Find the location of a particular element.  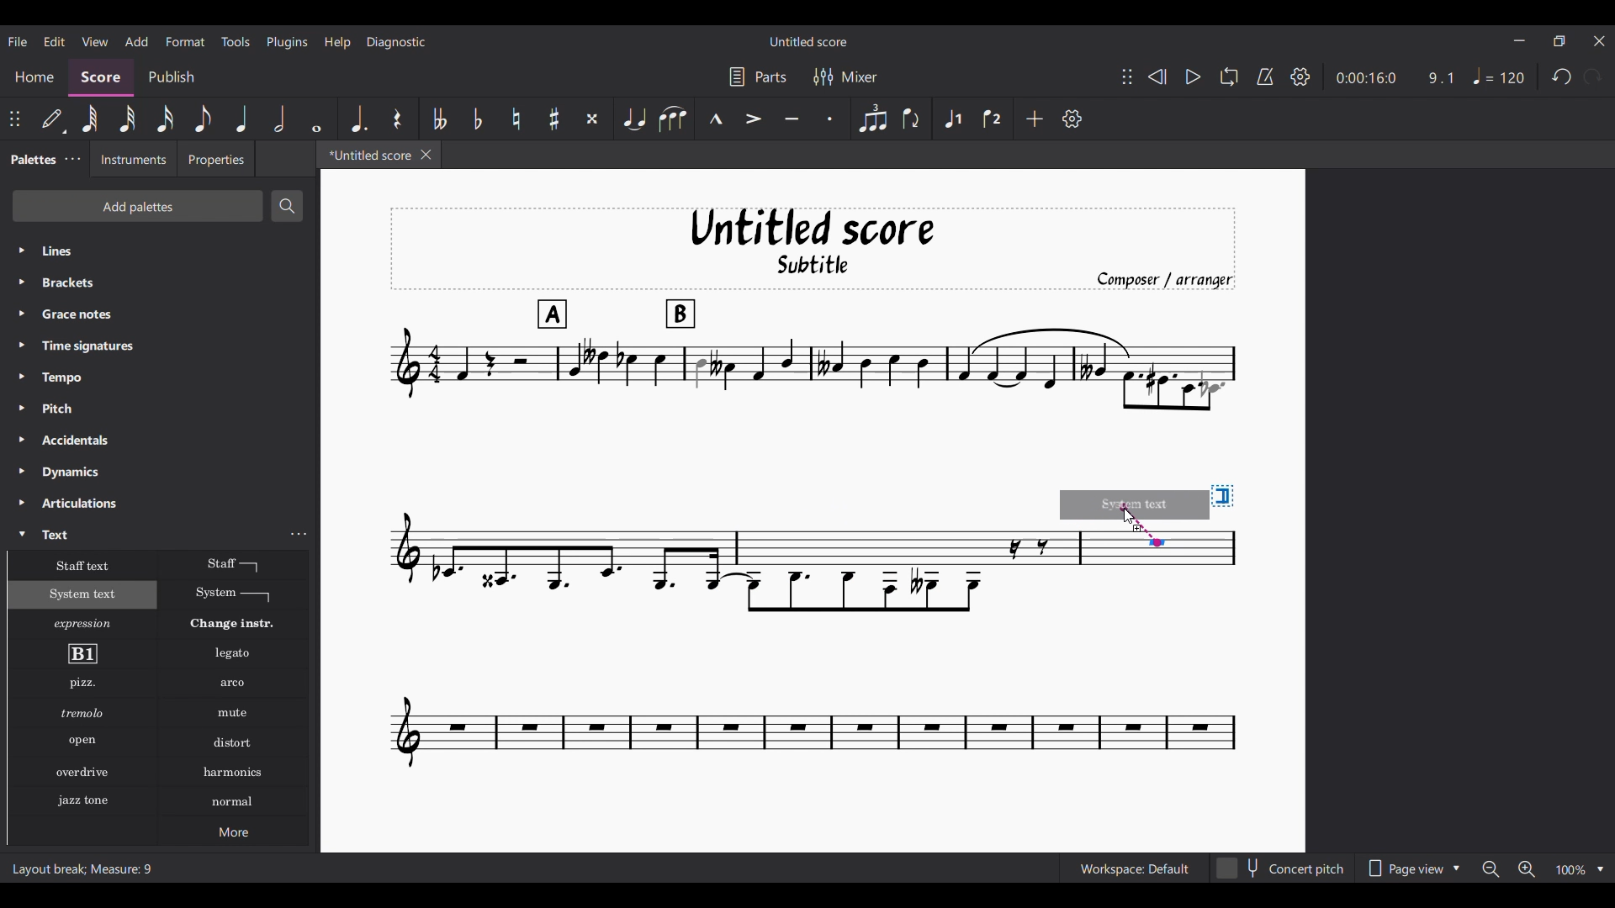

Format menu is located at coordinates (186, 41).